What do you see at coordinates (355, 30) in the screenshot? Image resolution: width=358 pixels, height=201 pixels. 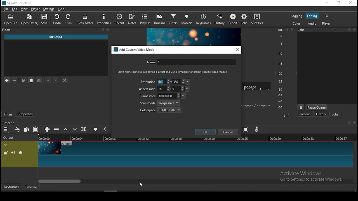 I see `close` at bounding box center [355, 30].